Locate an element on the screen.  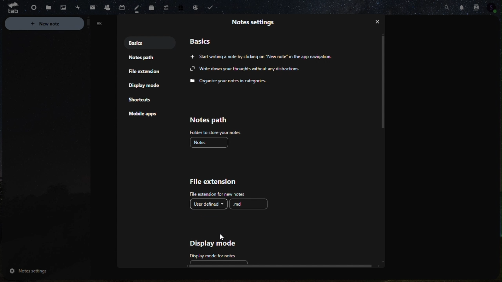
Notes is located at coordinates (211, 143).